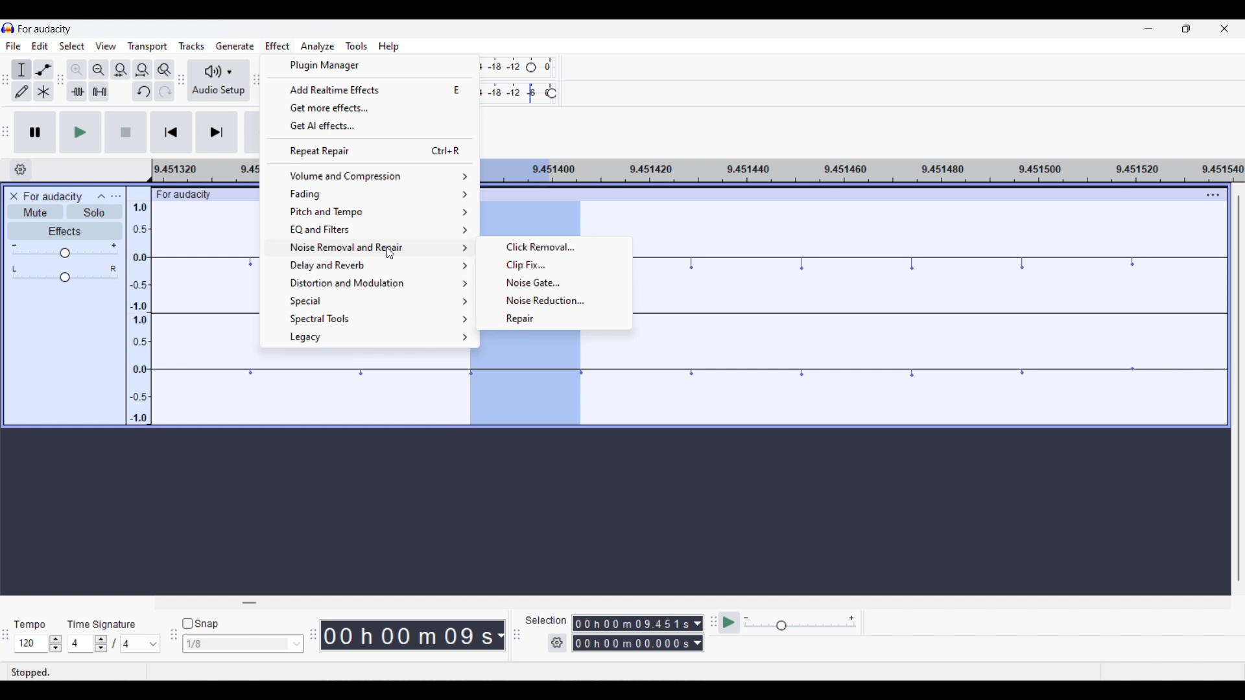 This screenshot has height=700, width=1245. I want to click on Current project, so click(53, 196).